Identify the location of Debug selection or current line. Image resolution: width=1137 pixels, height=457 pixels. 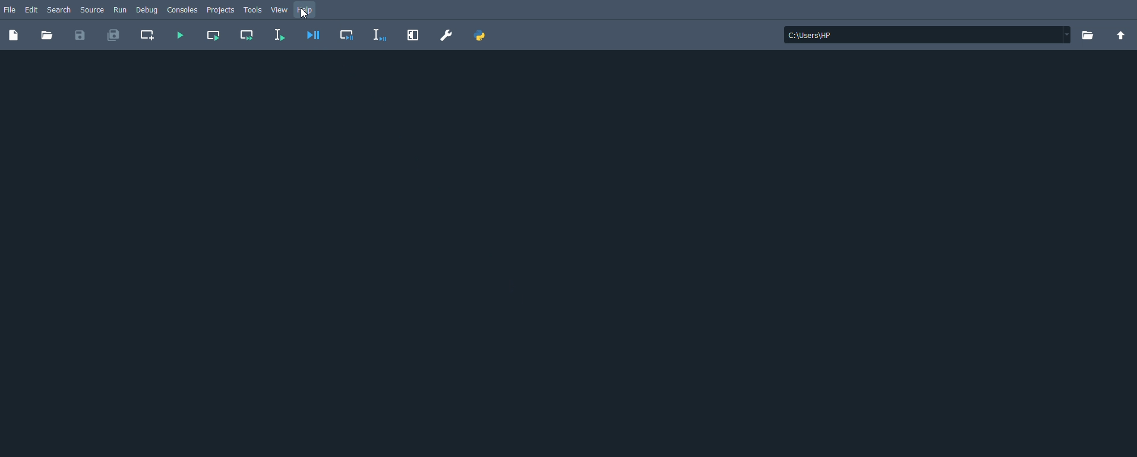
(378, 35).